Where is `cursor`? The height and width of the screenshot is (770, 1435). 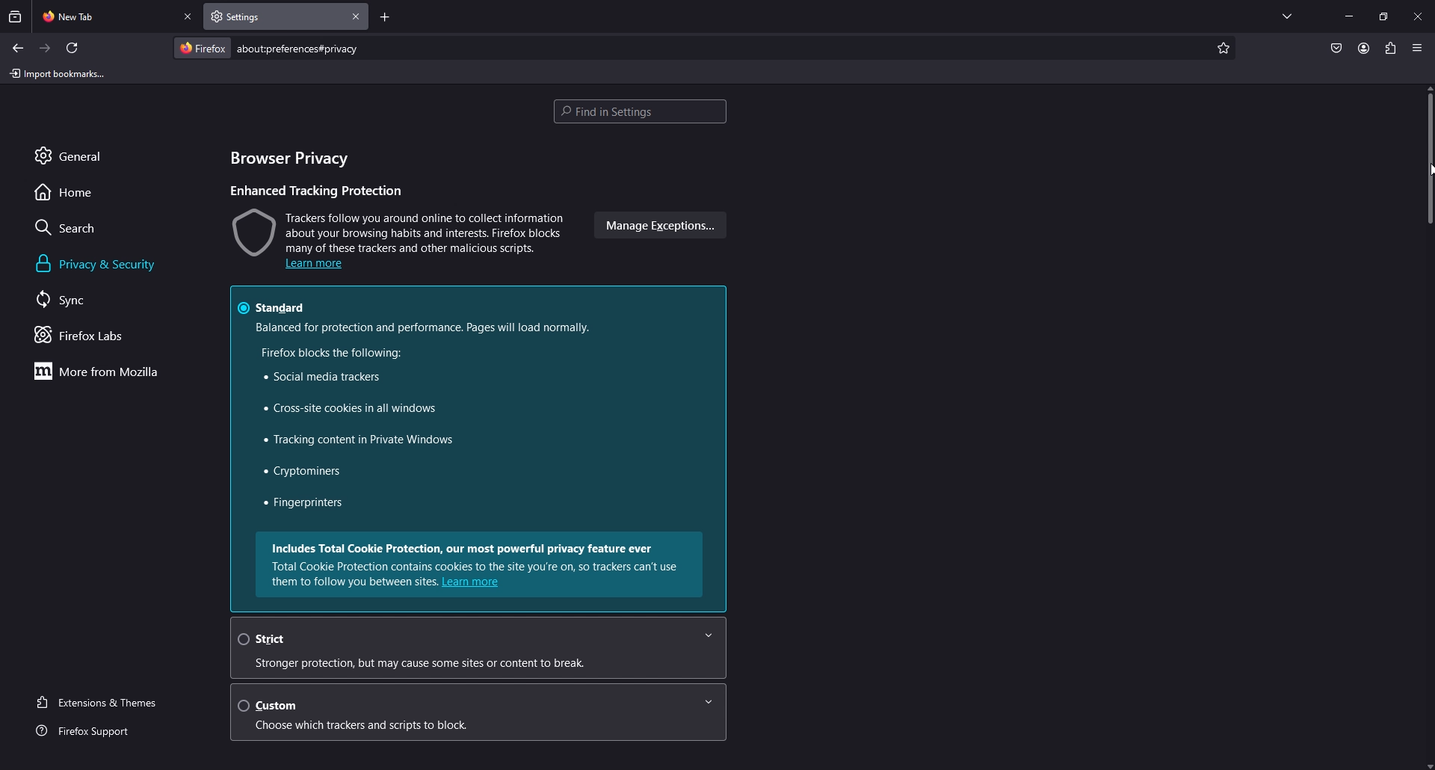
cursor is located at coordinates (1426, 170).